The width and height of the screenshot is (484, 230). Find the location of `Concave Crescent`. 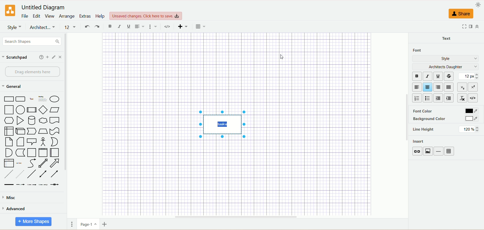

Concave Crescent is located at coordinates (54, 142).